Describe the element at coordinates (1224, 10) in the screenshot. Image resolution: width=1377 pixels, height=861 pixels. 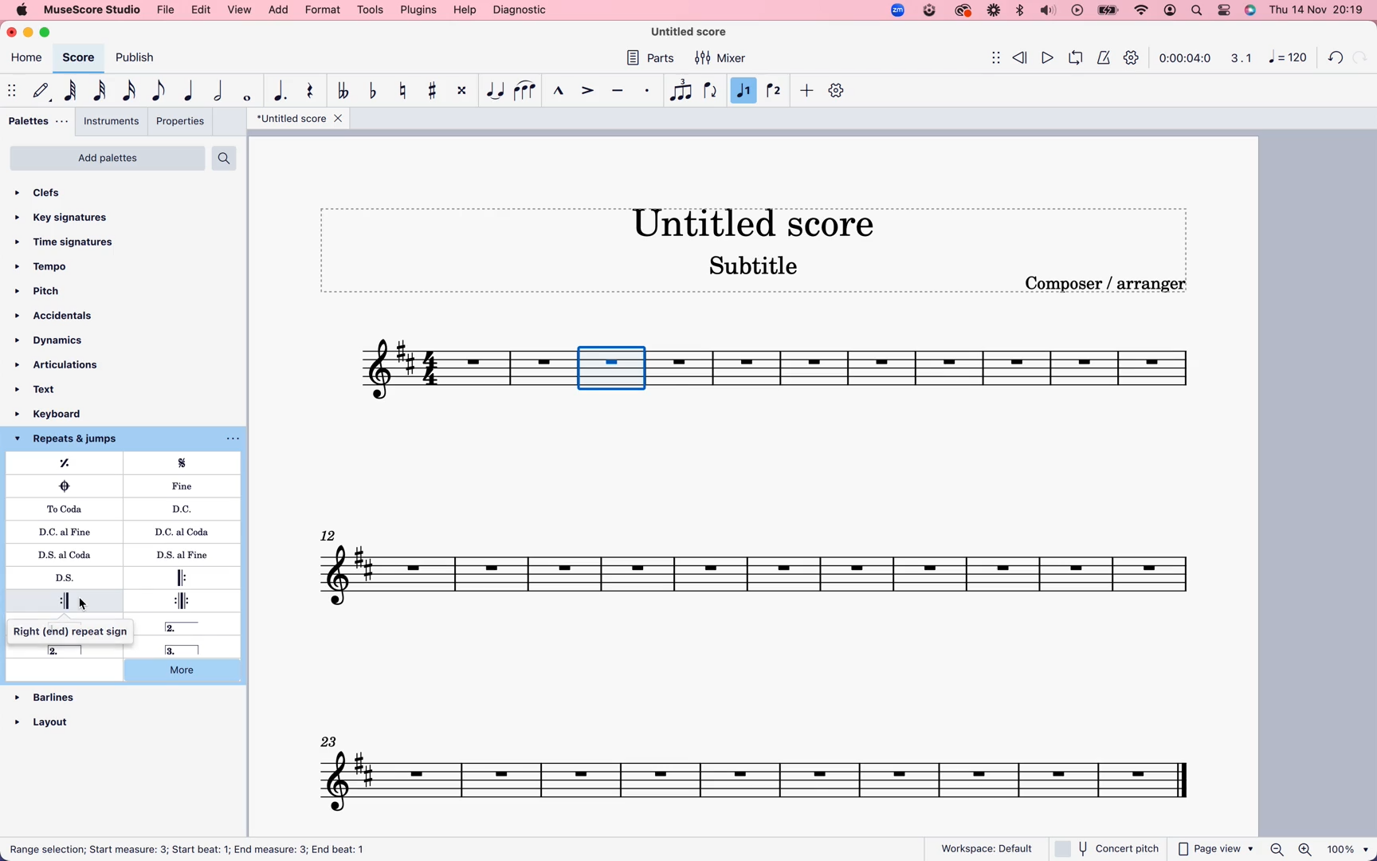
I see `settings` at that location.